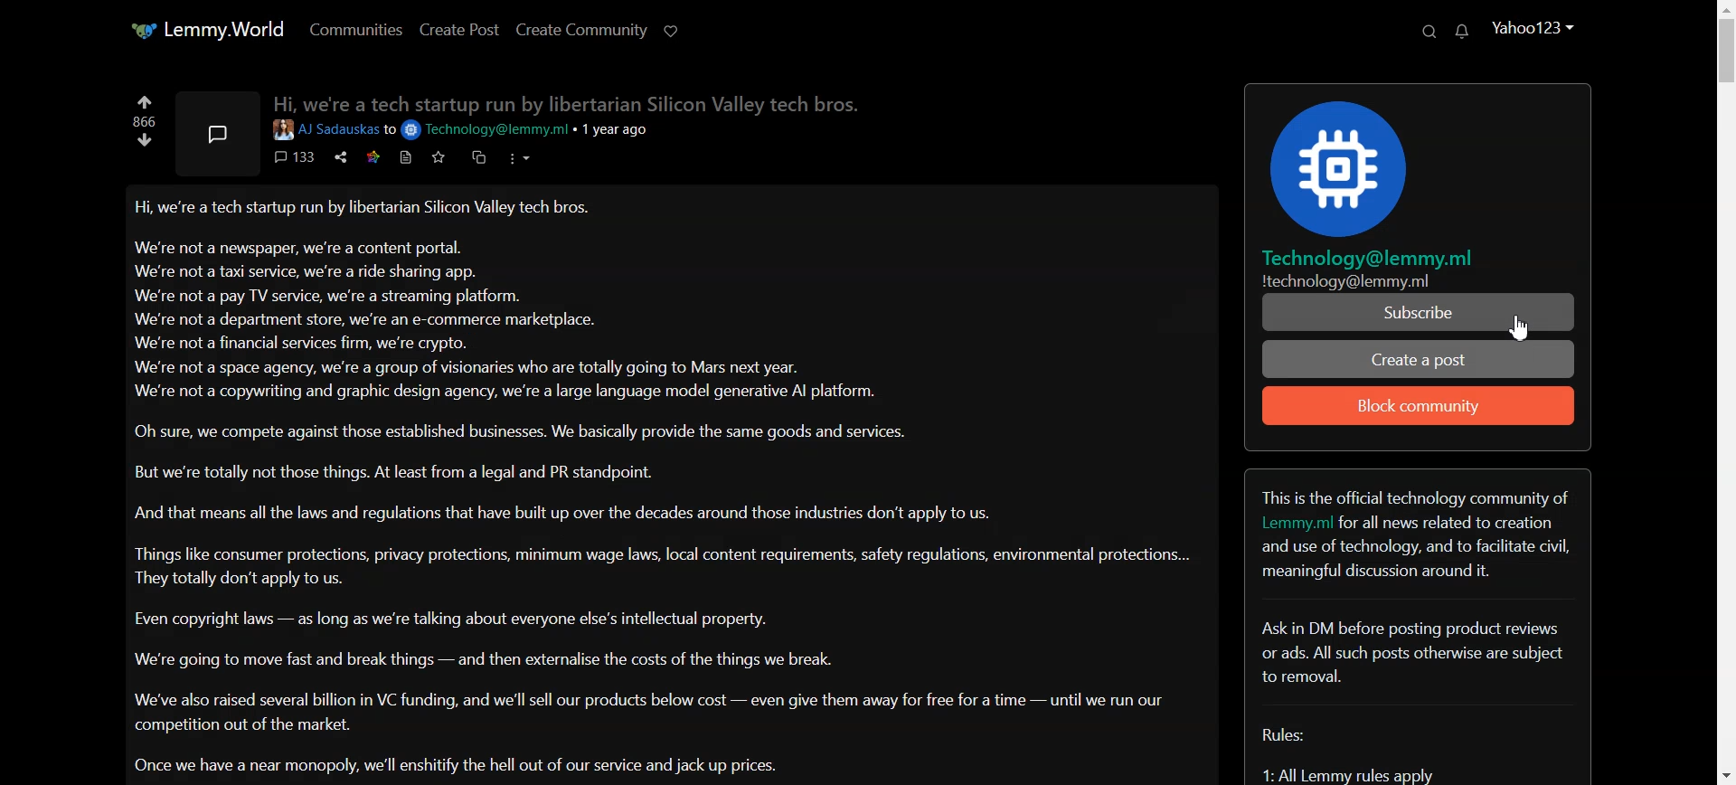 Image resolution: width=1736 pixels, height=785 pixels. What do you see at coordinates (293, 157) in the screenshot?
I see `comments` at bounding box center [293, 157].